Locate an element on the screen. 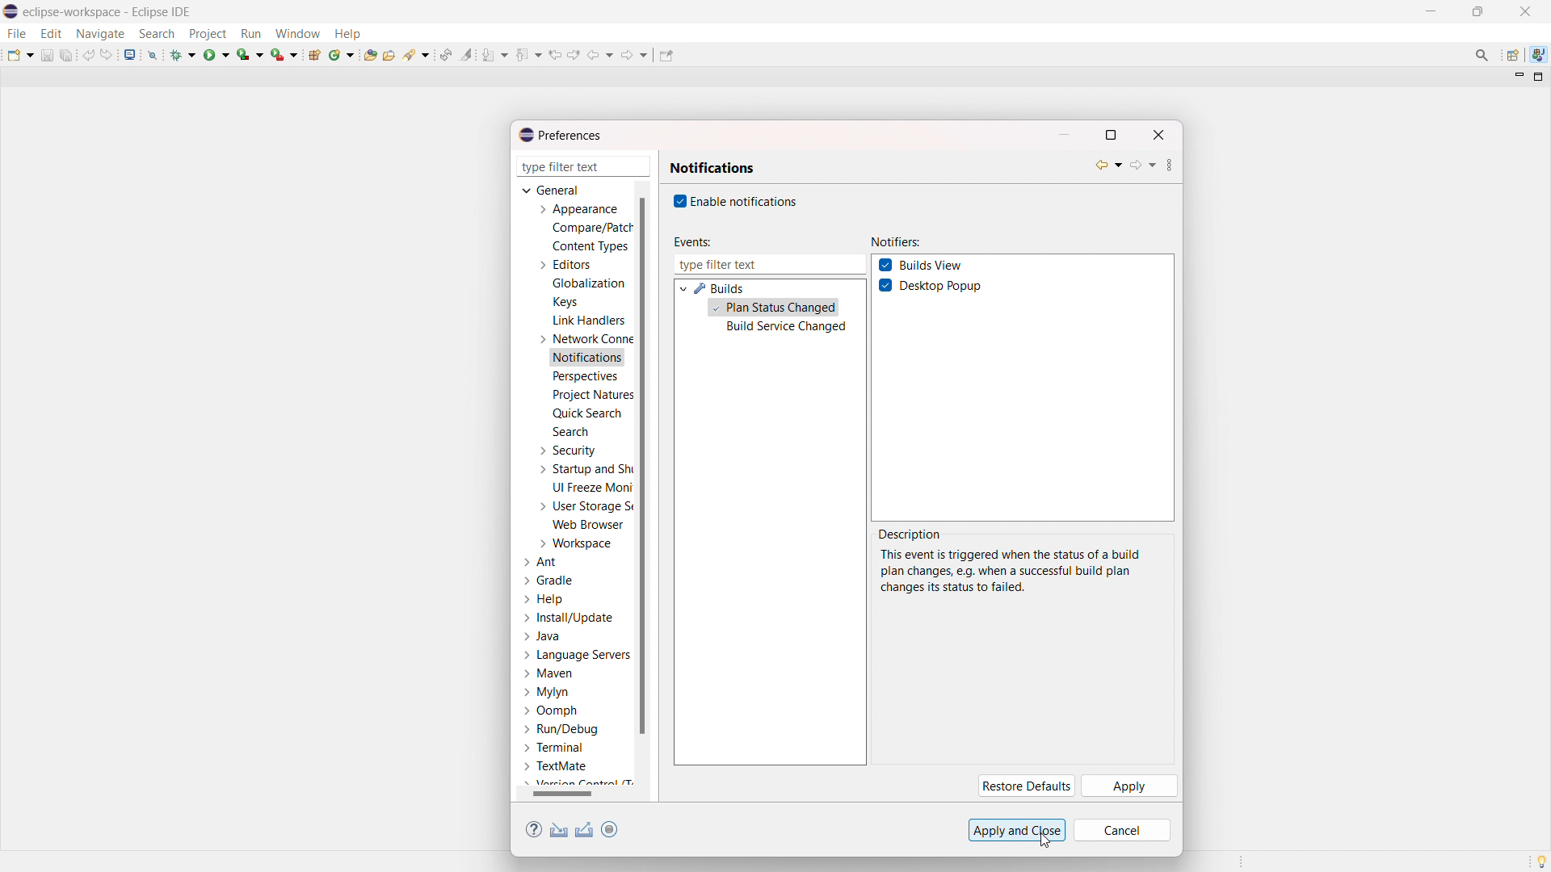 This screenshot has width=1551, height=872. save is located at coordinates (47, 55).